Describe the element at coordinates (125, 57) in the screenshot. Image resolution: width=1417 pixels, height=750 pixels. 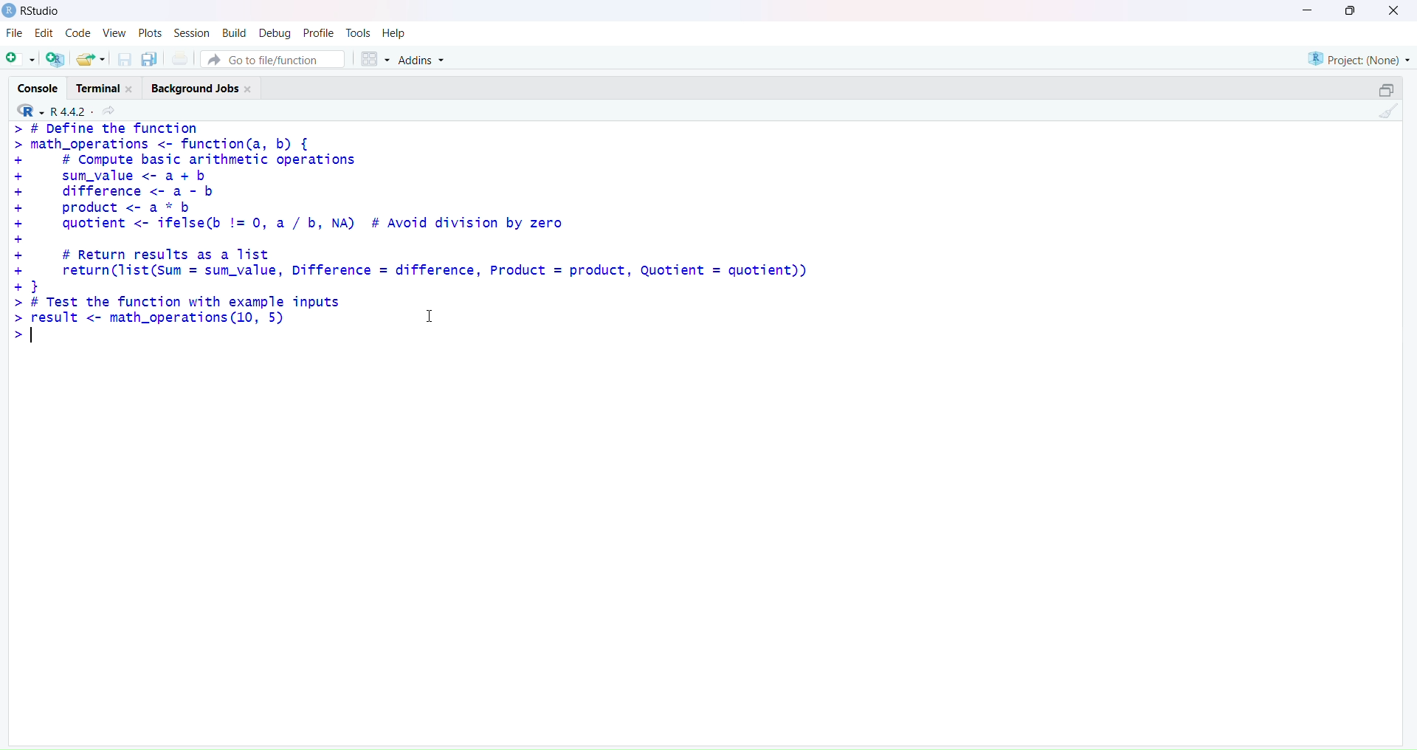
I see `Save current document (Ctrl + S)` at that location.